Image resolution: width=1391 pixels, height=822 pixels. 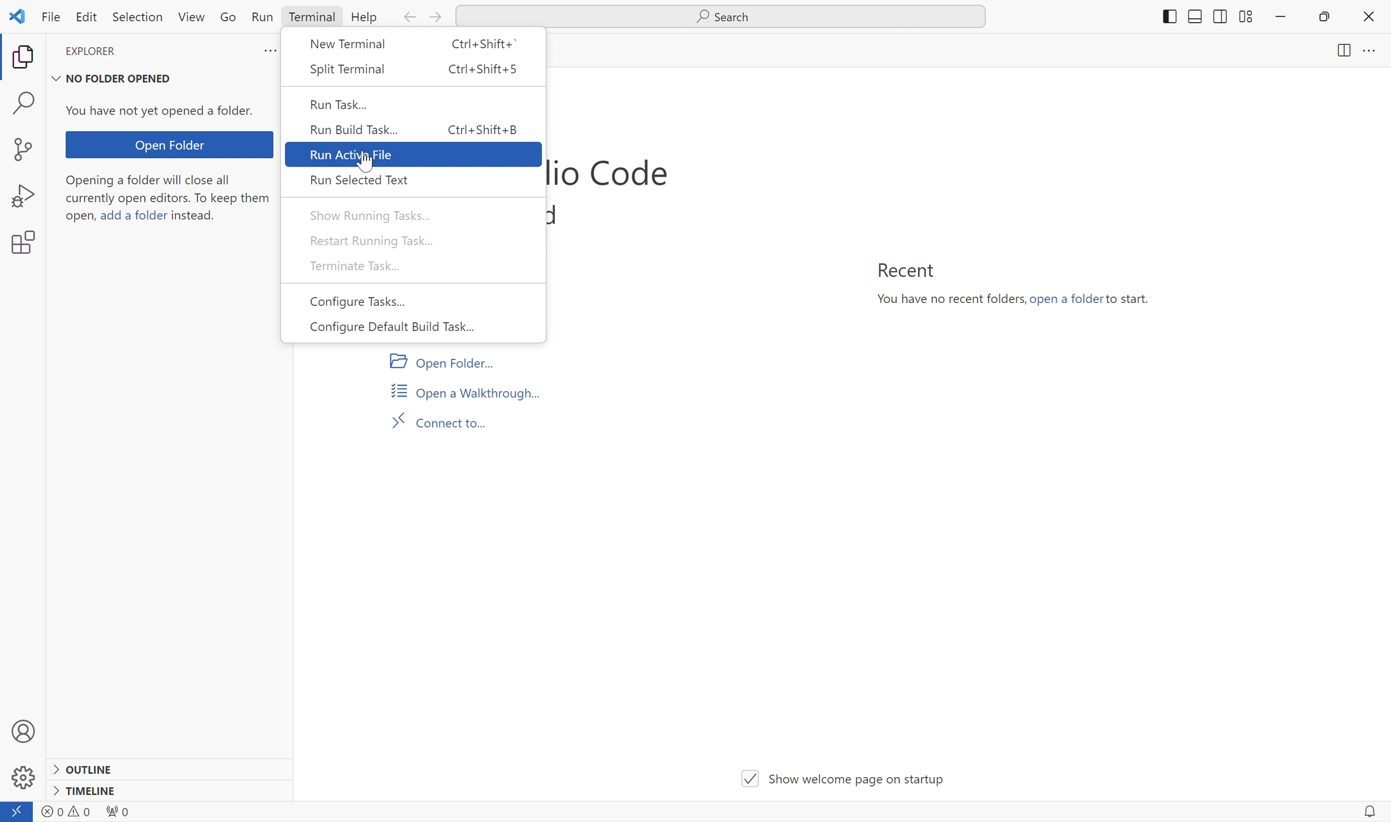 What do you see at coordinates (140, 19) in the screenshot?
I see `Selection` at bounding box center [140, 19].